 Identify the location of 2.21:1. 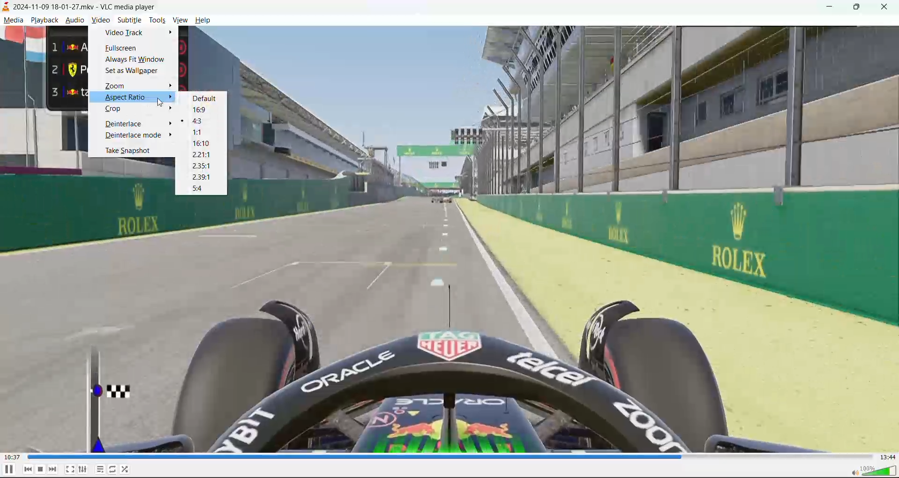
(205, 155).